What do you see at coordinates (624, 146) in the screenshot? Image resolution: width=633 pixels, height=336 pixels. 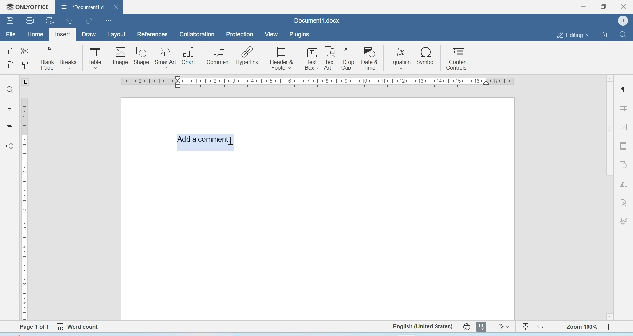 I see `Header & footer` at bounding box center [624, 146].